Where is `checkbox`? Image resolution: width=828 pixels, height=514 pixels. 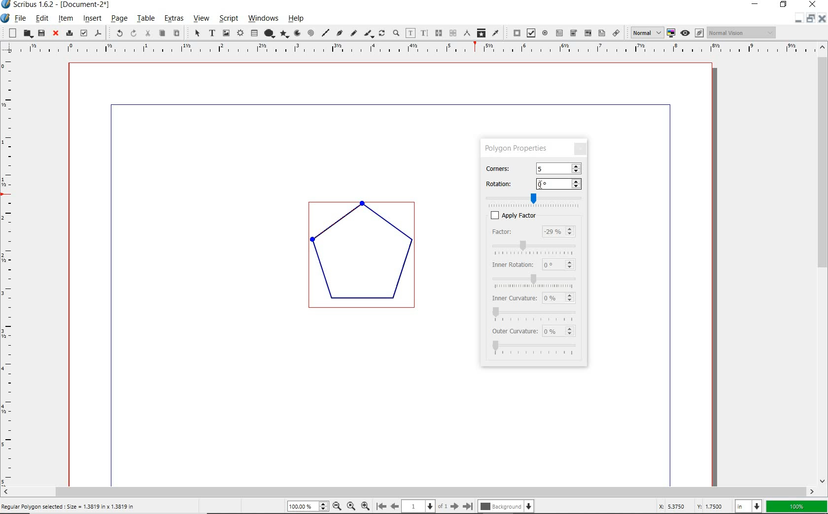 checkbox is located at coordinates (491, 215).